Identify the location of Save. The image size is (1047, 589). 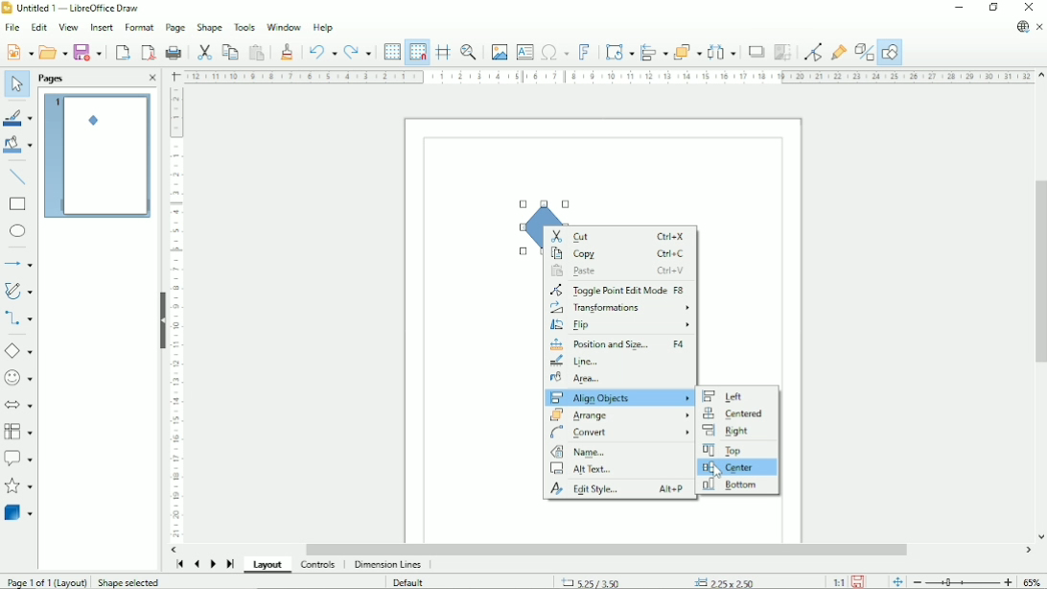
(89, 52).